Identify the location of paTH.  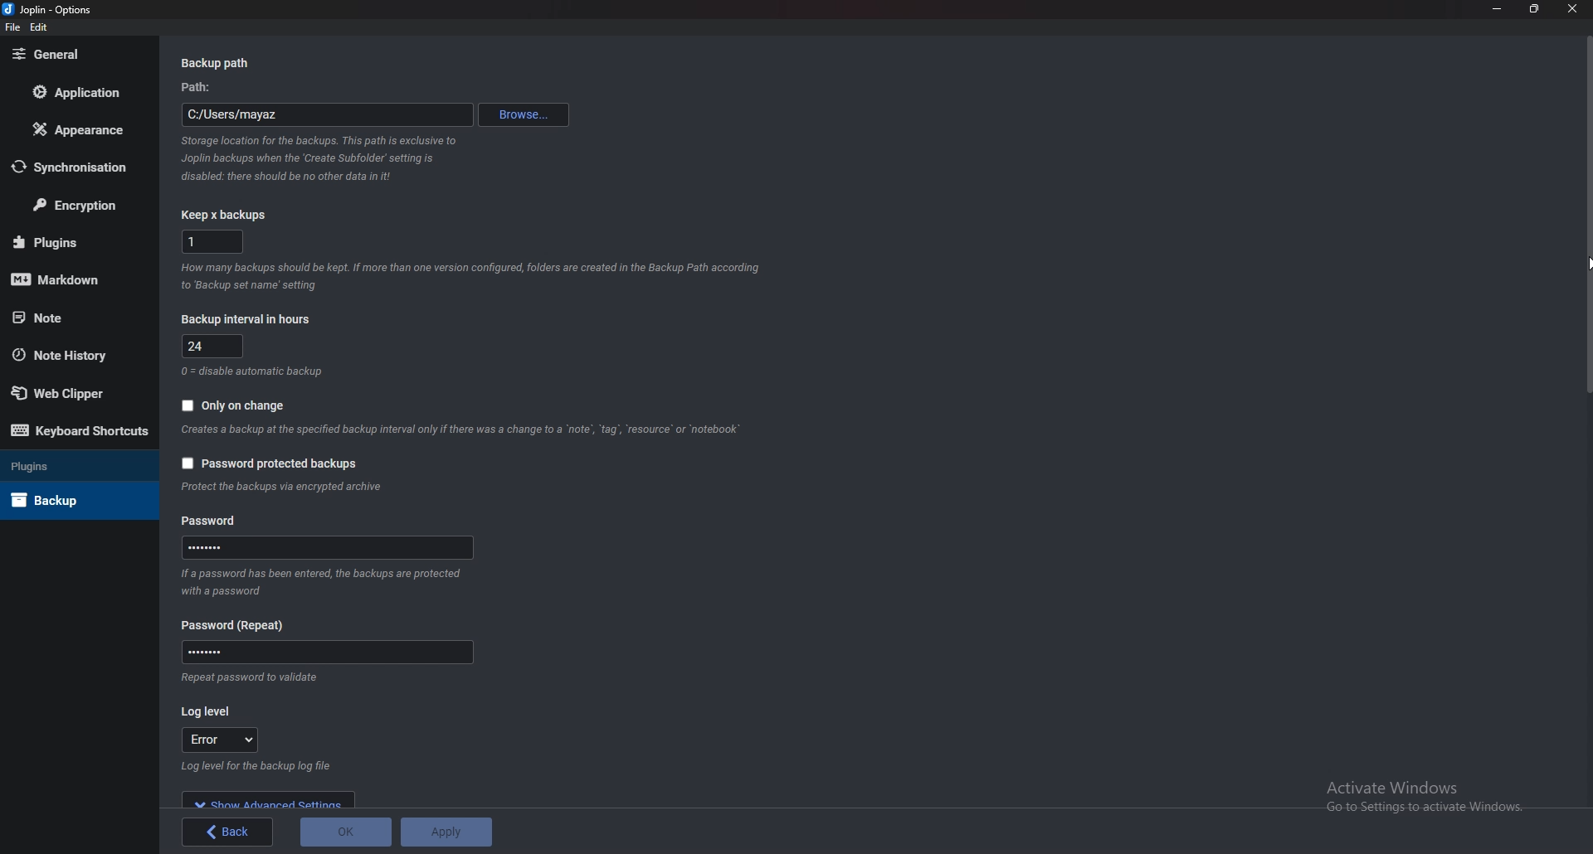
(201, 88).